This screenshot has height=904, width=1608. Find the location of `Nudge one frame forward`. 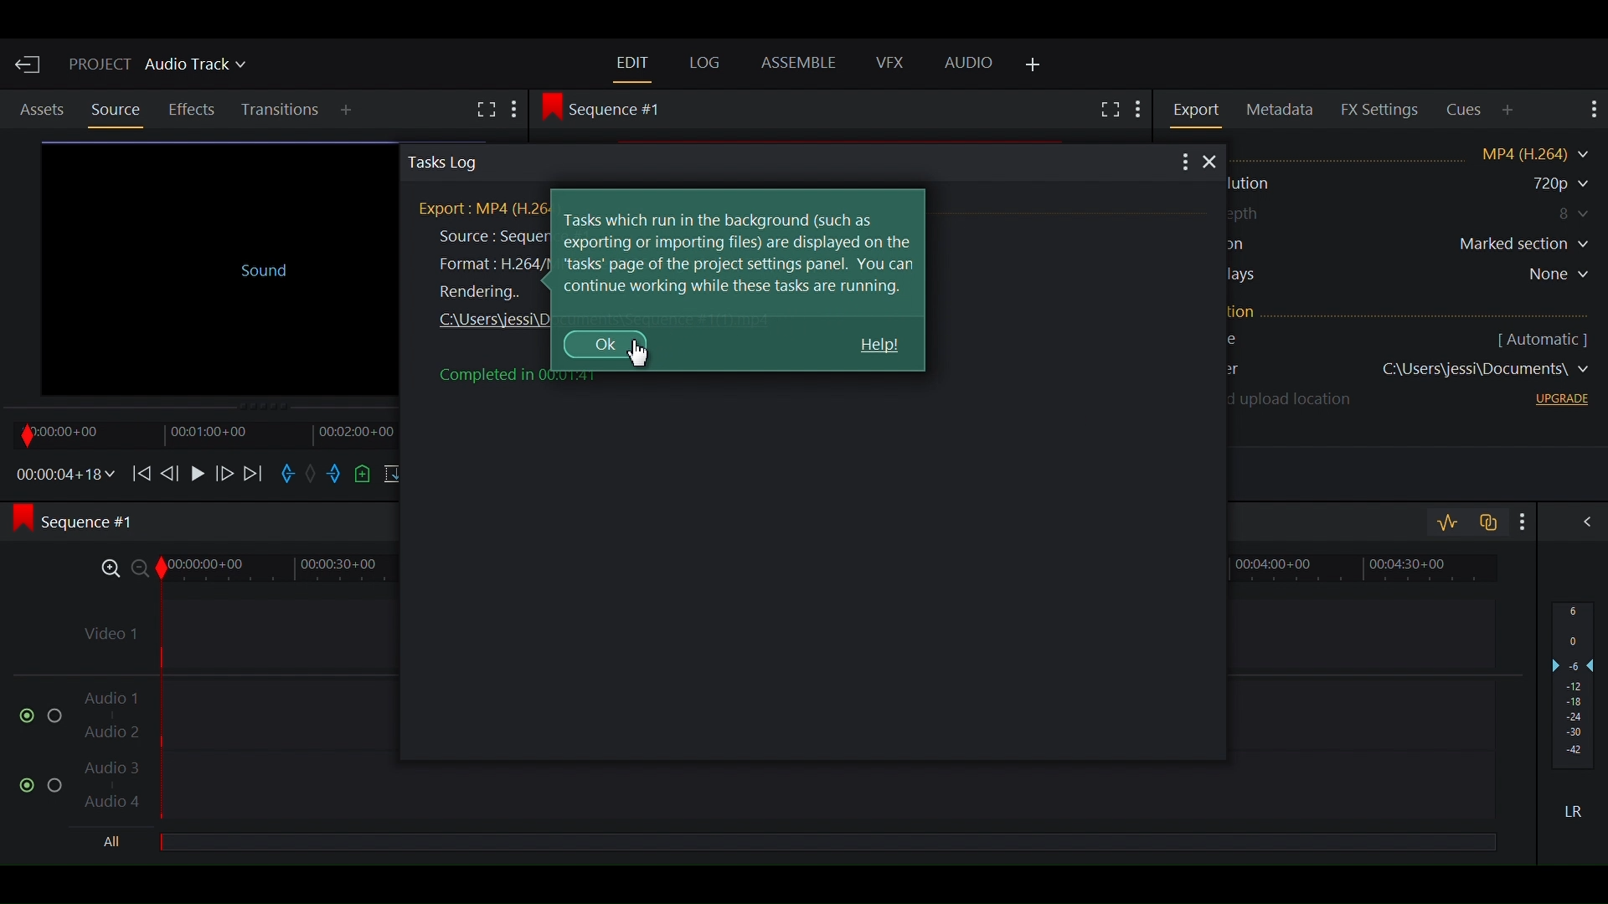

Nudge one frame forward is located at coordinates (223, 472).